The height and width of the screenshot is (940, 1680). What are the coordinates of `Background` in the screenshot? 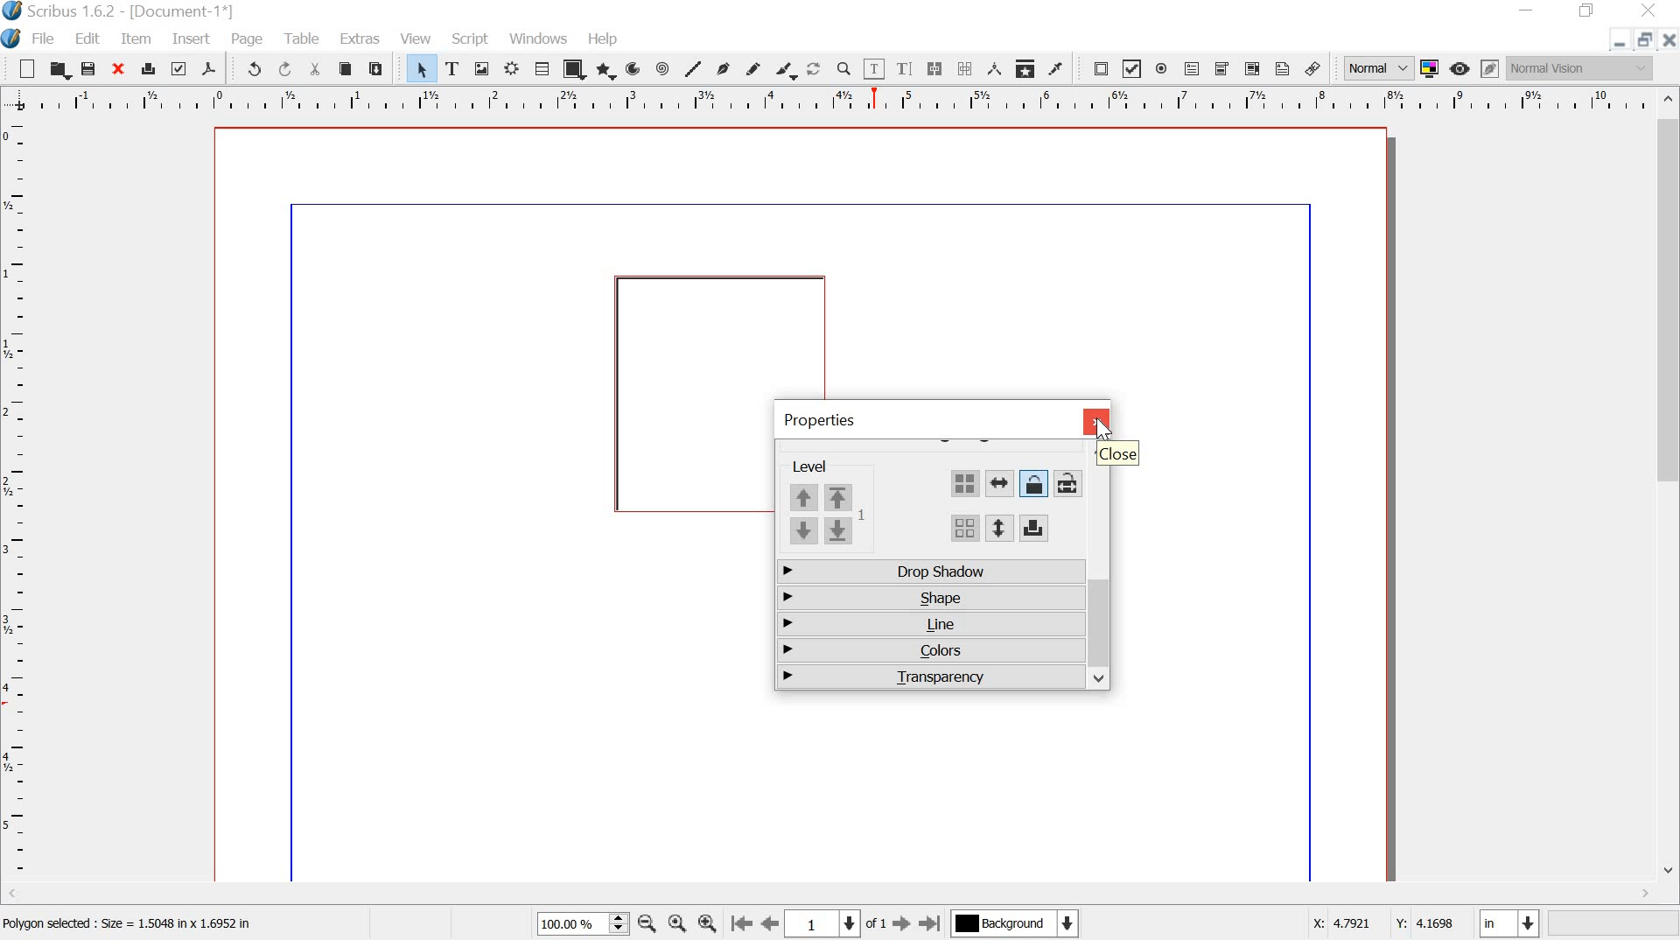 It's located at (1018, 925).